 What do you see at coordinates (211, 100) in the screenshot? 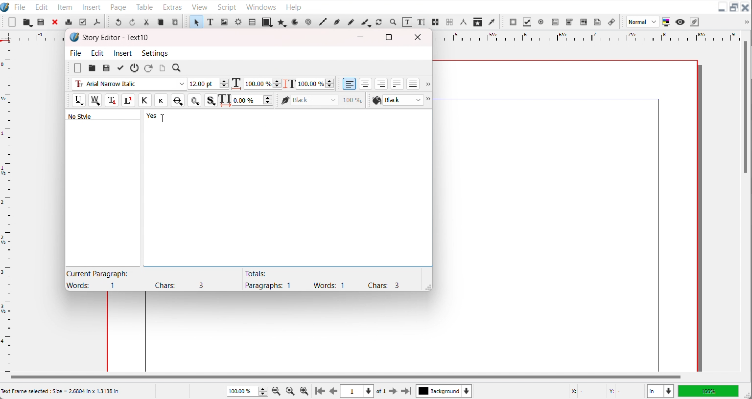
I see `Shadowed Text` at bounding box center [211, 100].